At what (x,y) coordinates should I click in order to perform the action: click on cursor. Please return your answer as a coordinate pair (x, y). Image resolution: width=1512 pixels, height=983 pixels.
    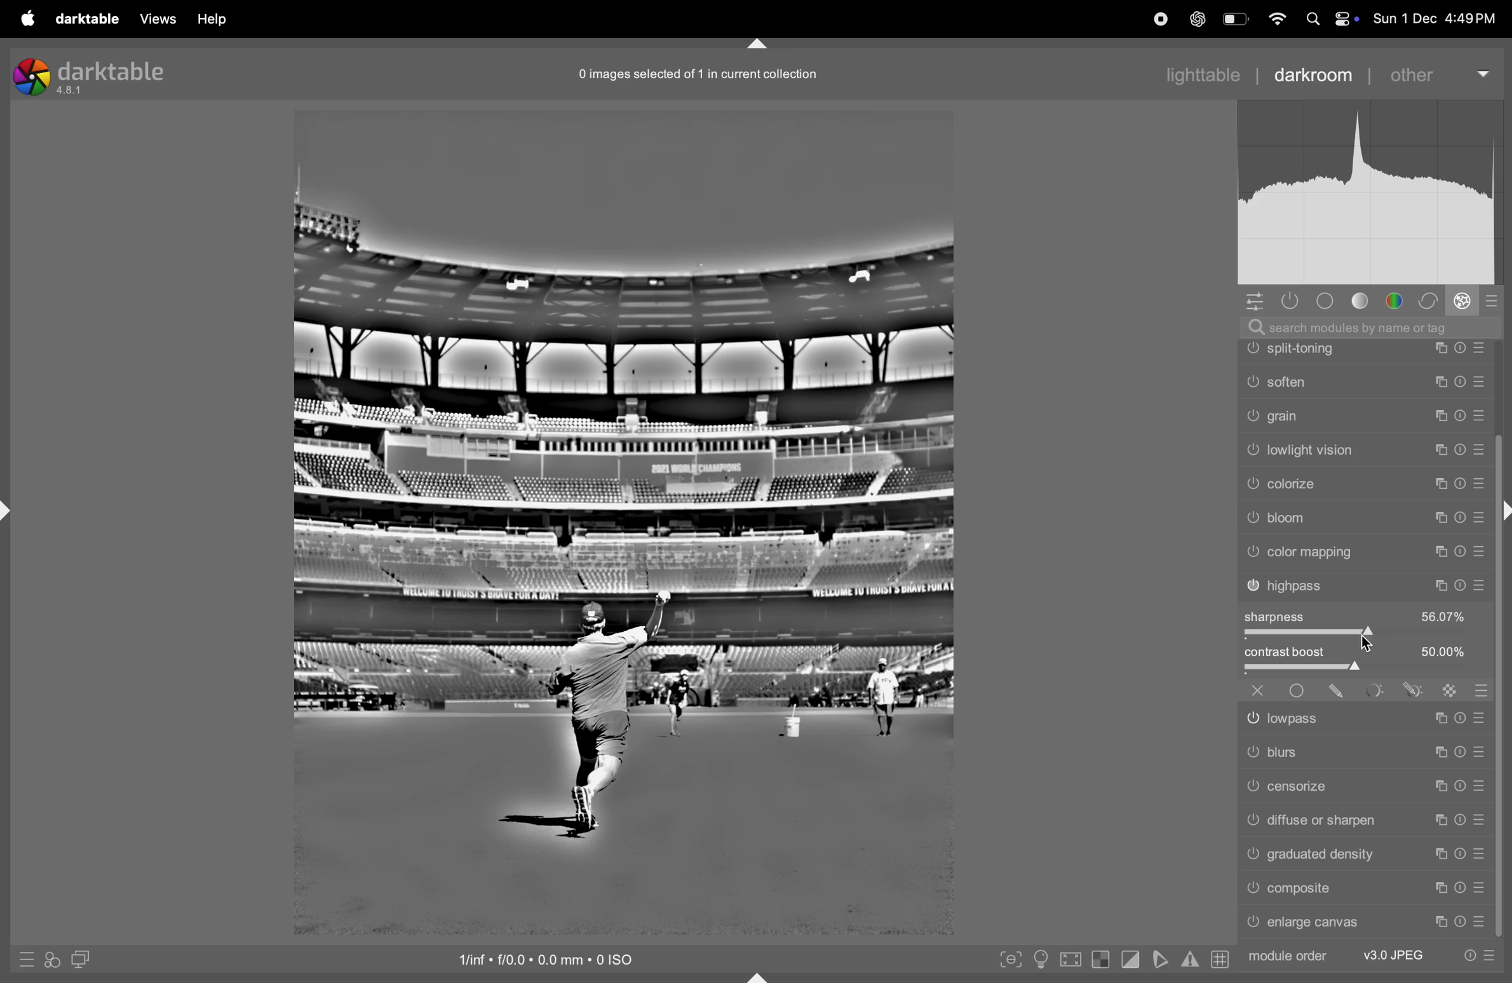
    Looking at the image, I should click on (1374, 638).